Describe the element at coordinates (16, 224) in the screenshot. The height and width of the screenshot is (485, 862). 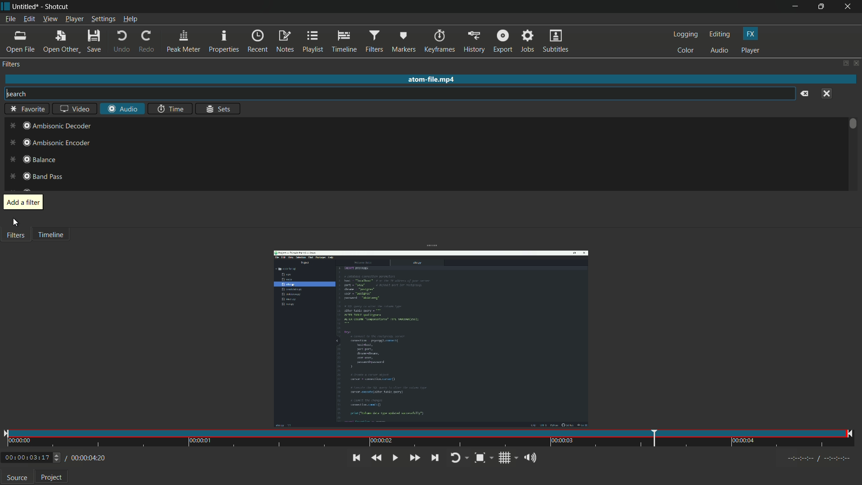
I see `cursor` at that location.